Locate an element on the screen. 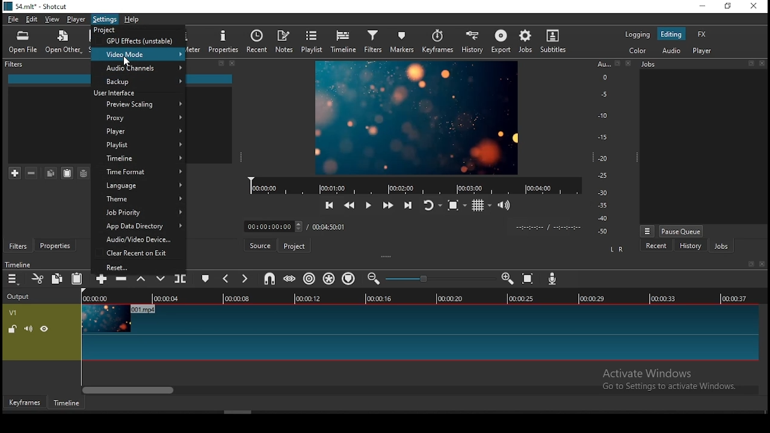 This screenshot has width=770, height=433. add filter is located at coordinates (15, 174).